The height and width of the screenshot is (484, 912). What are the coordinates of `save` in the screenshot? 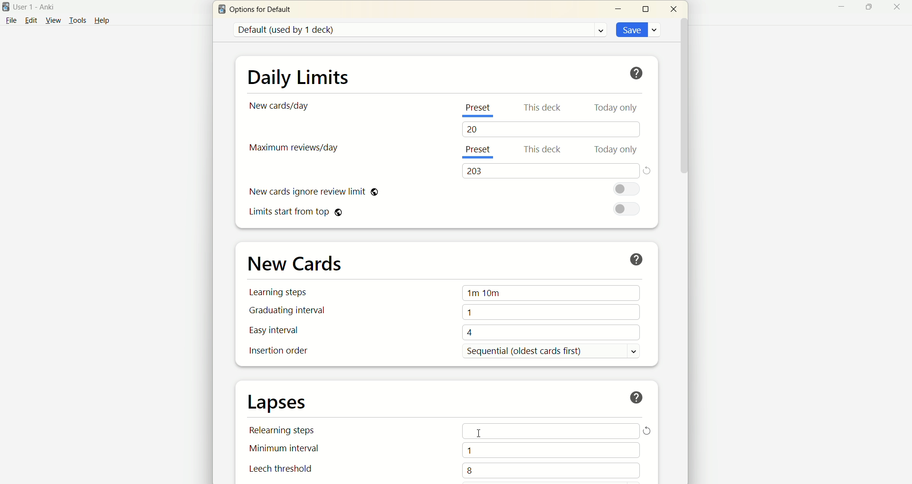 It's located at (636, 28).